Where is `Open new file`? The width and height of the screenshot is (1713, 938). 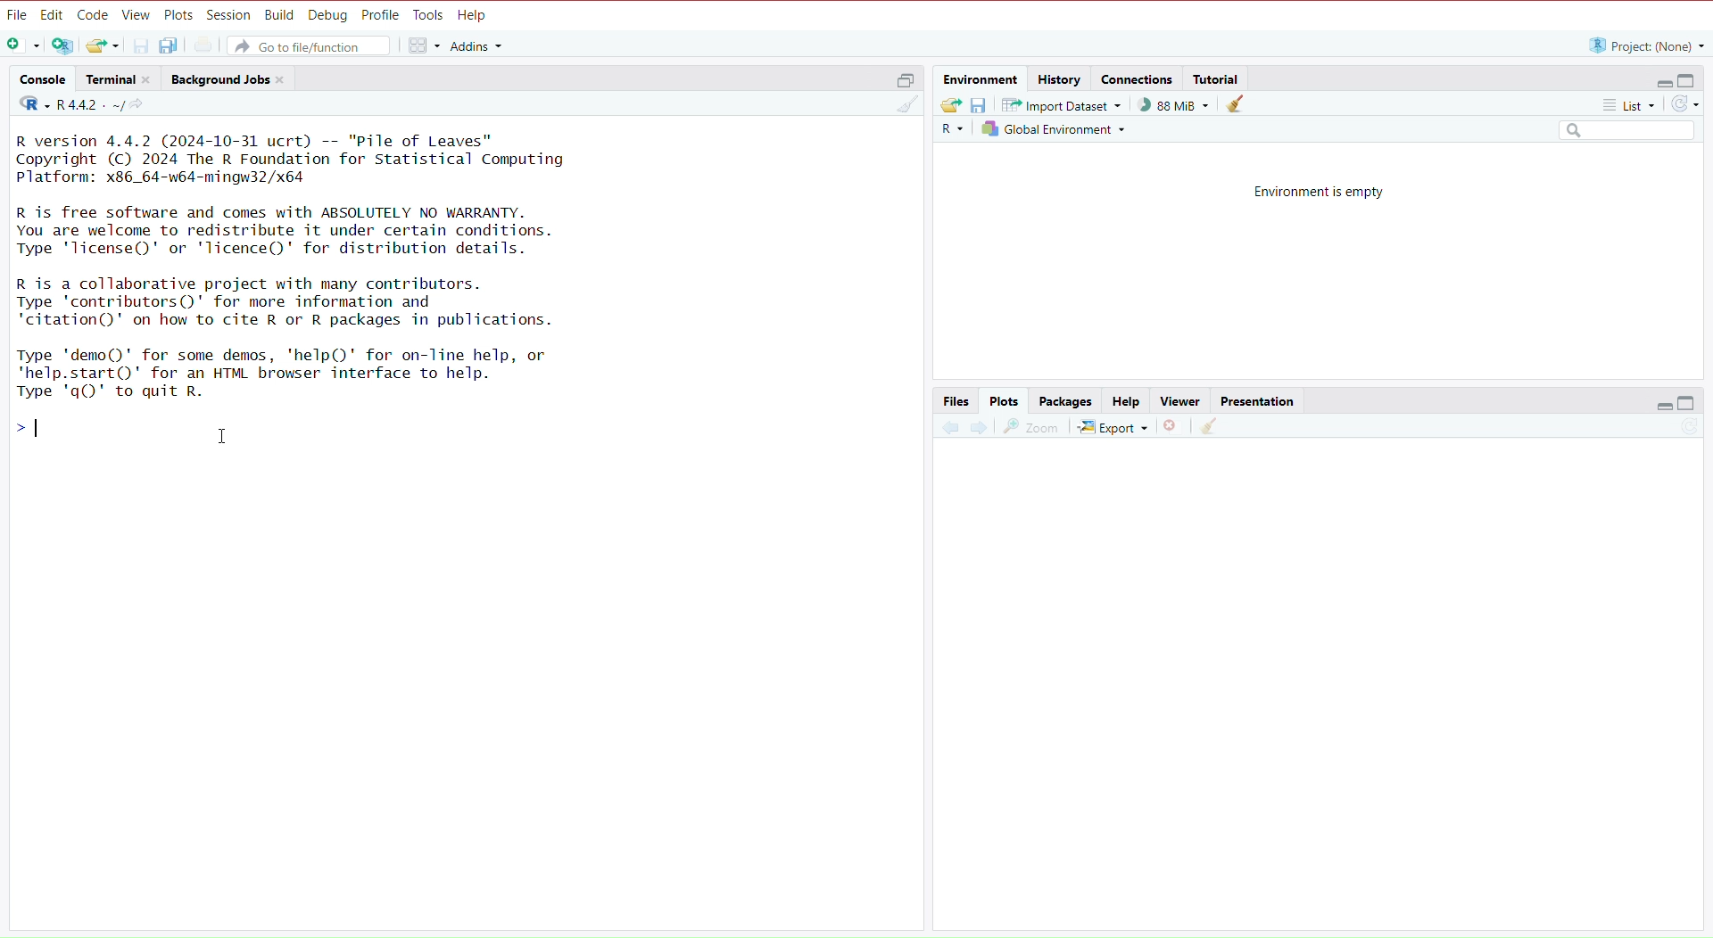
Open new file is located at coordinates (25, 46).